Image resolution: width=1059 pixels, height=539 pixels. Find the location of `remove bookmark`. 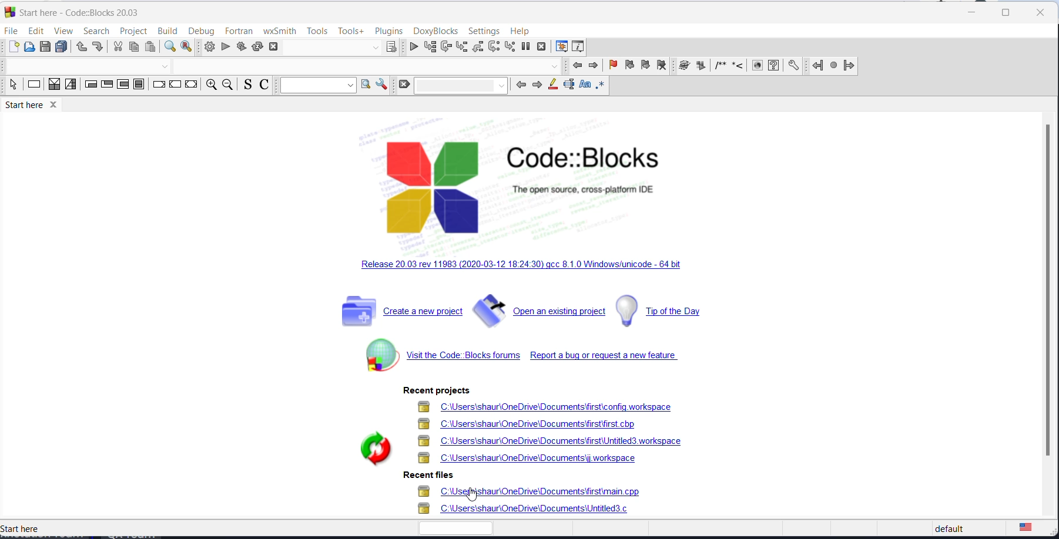

remove bookmark is located at coordinates (662, 66).